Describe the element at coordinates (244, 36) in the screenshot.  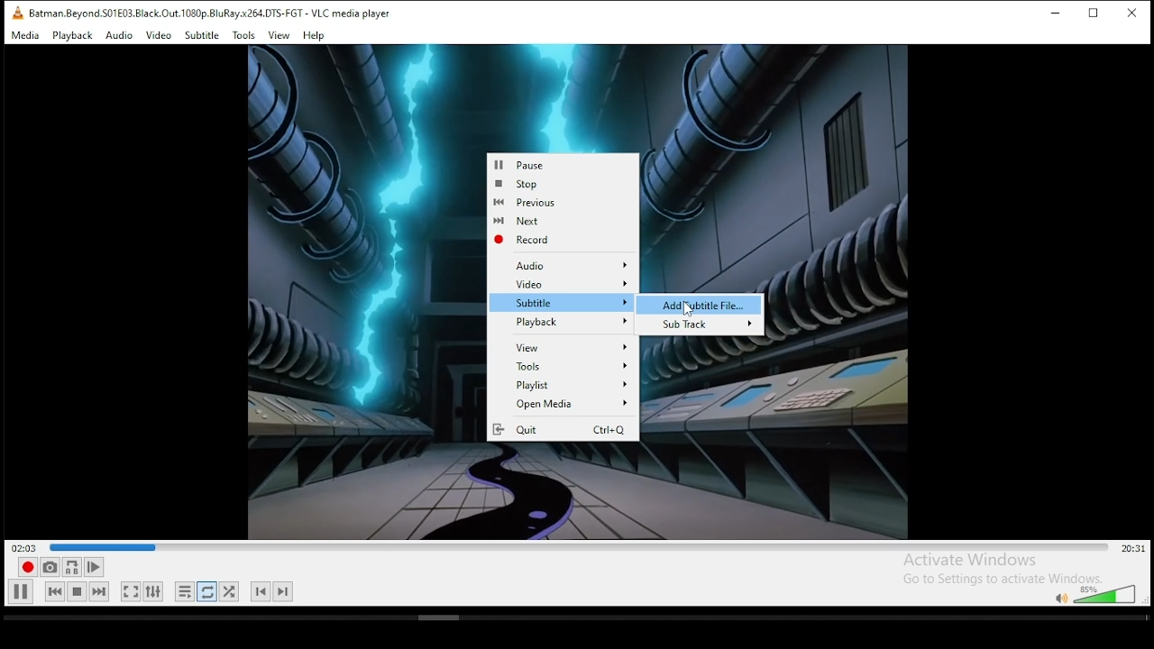
I see `tools` at that location.